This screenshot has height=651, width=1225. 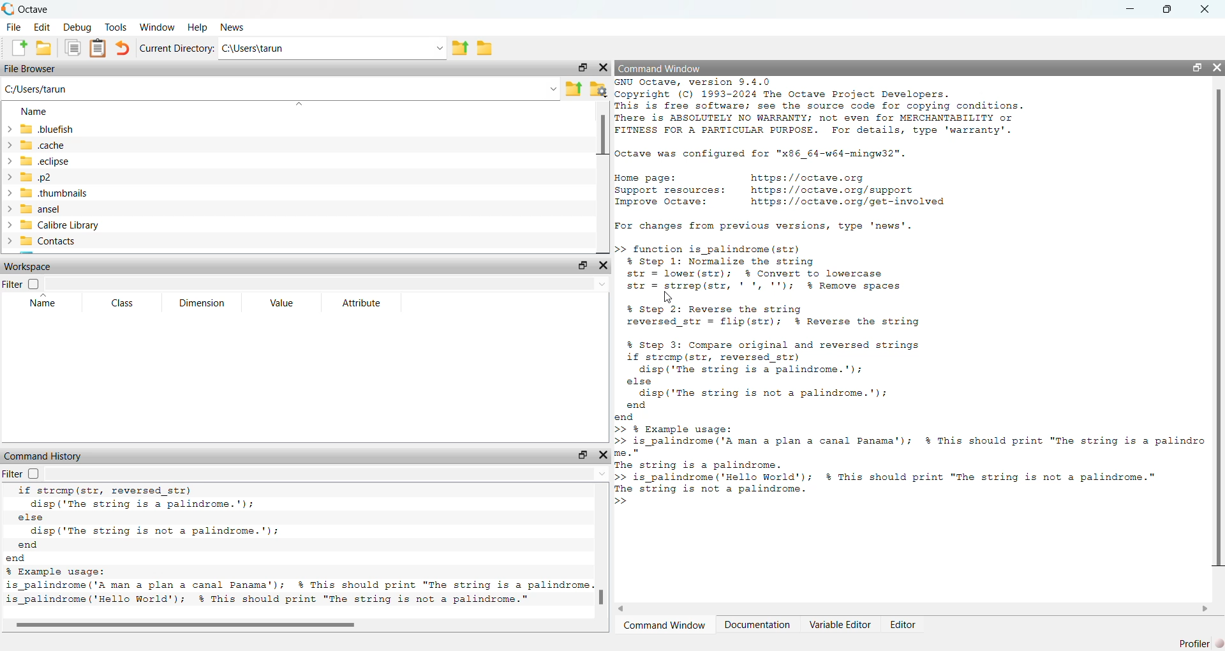 What do you see at coordinates (38, 112) in the screenshot?
I see `name` at bounding box center [38, 112].